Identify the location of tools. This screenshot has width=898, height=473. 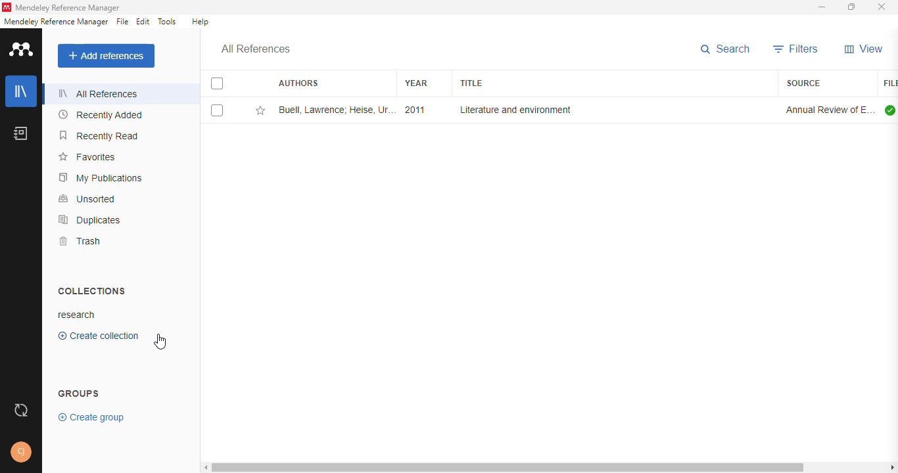
(168, 22).